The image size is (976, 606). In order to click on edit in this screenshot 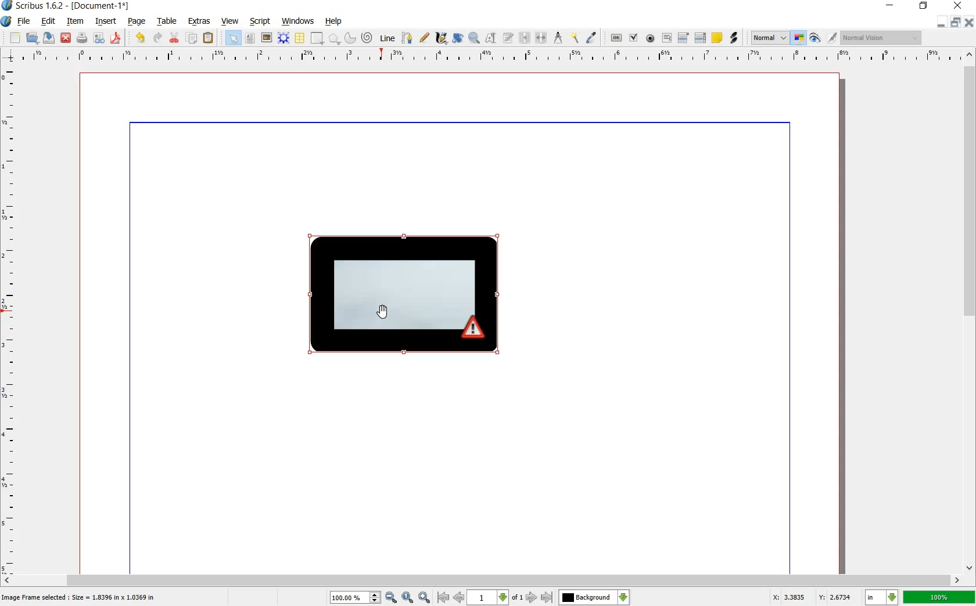, I will do `click(48, 21)`.